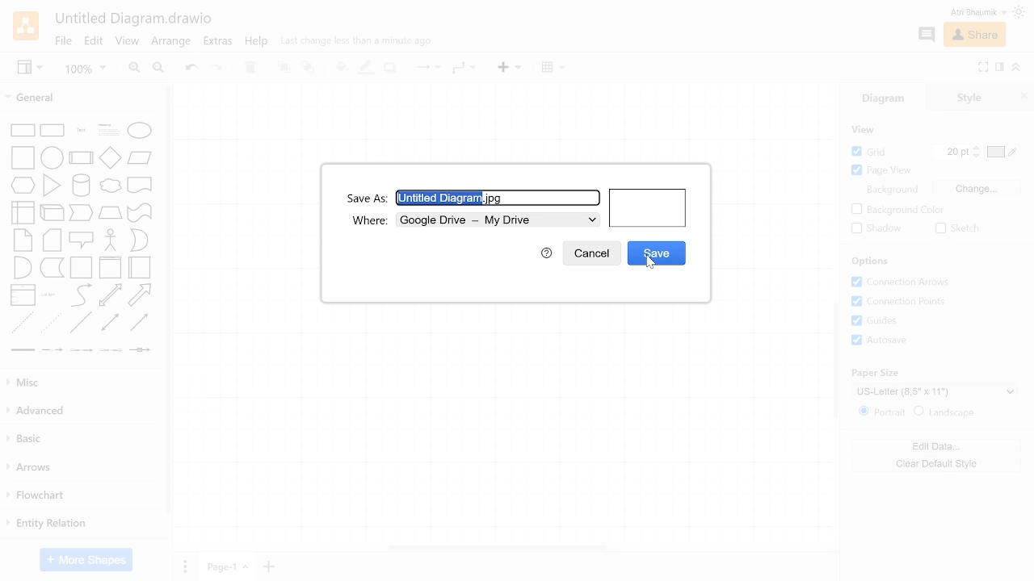  I want to click on Connection points, so click(910, 302).